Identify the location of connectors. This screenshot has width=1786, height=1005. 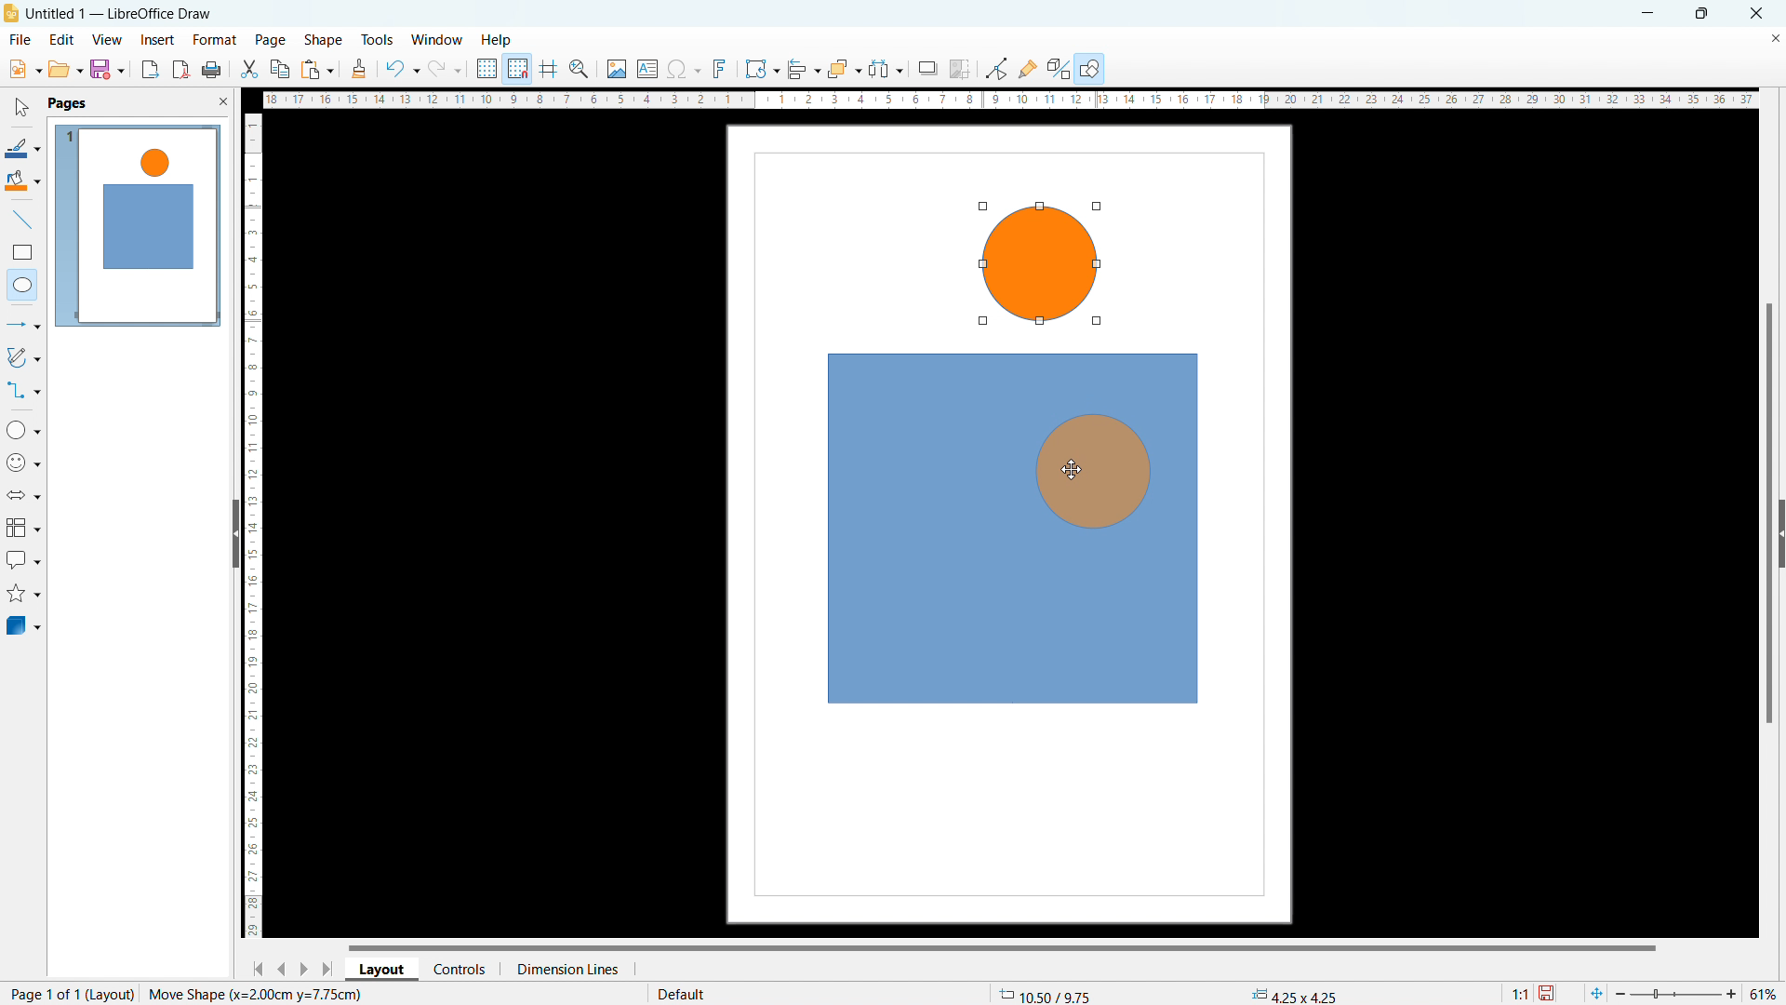
(24, 390).